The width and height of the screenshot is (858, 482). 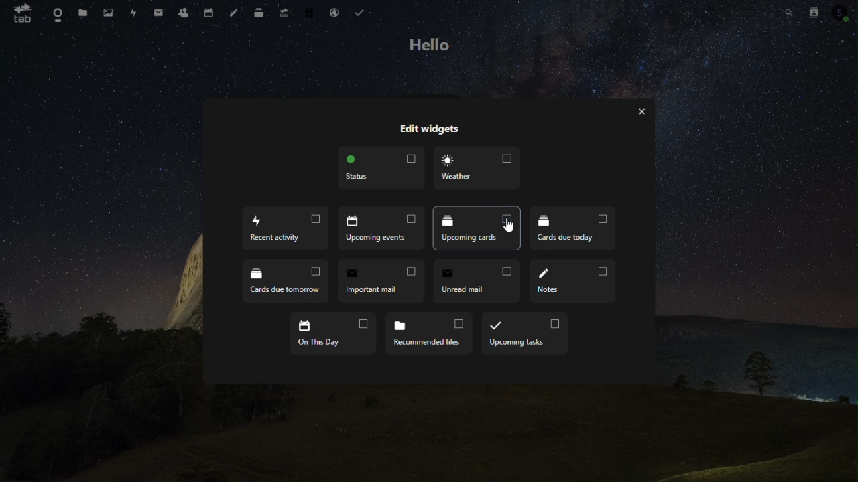 I want to click on Task , so click(x=358, y=10).